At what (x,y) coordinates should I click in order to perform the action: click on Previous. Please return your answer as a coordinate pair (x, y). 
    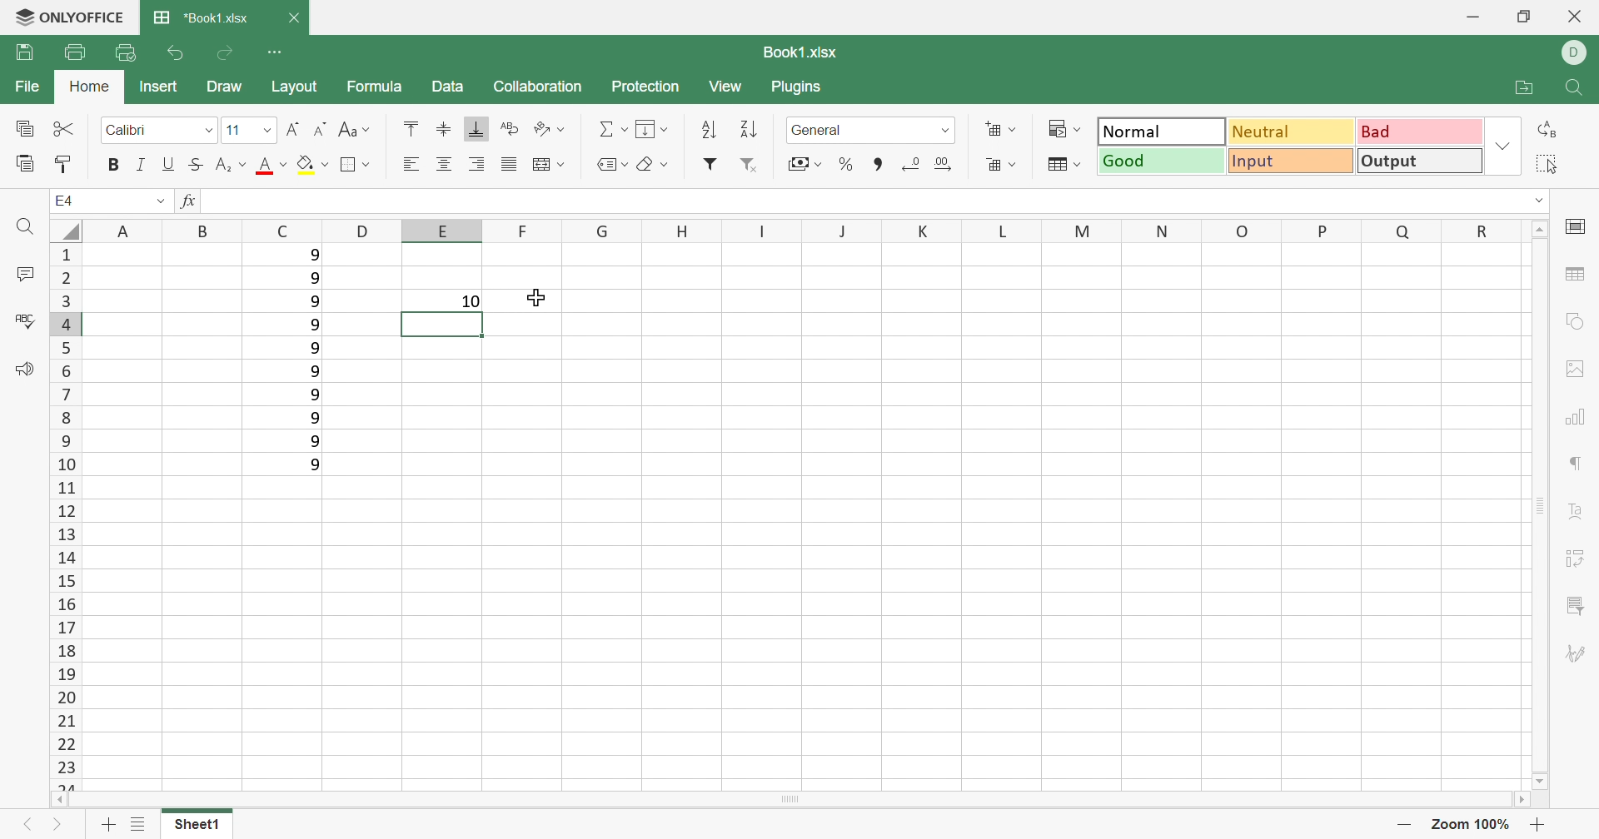
    Looking at the image, I should click on (27, 825).